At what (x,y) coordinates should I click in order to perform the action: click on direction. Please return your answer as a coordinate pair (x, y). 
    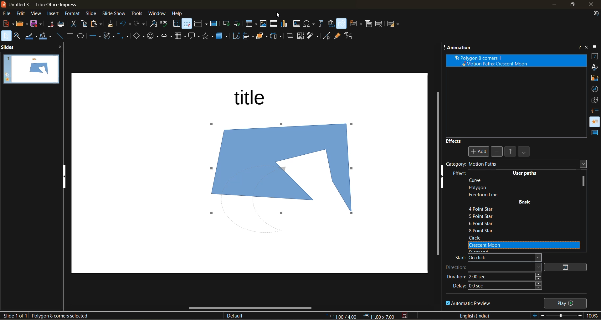
    Looking at the image, I should click on (494, 267).